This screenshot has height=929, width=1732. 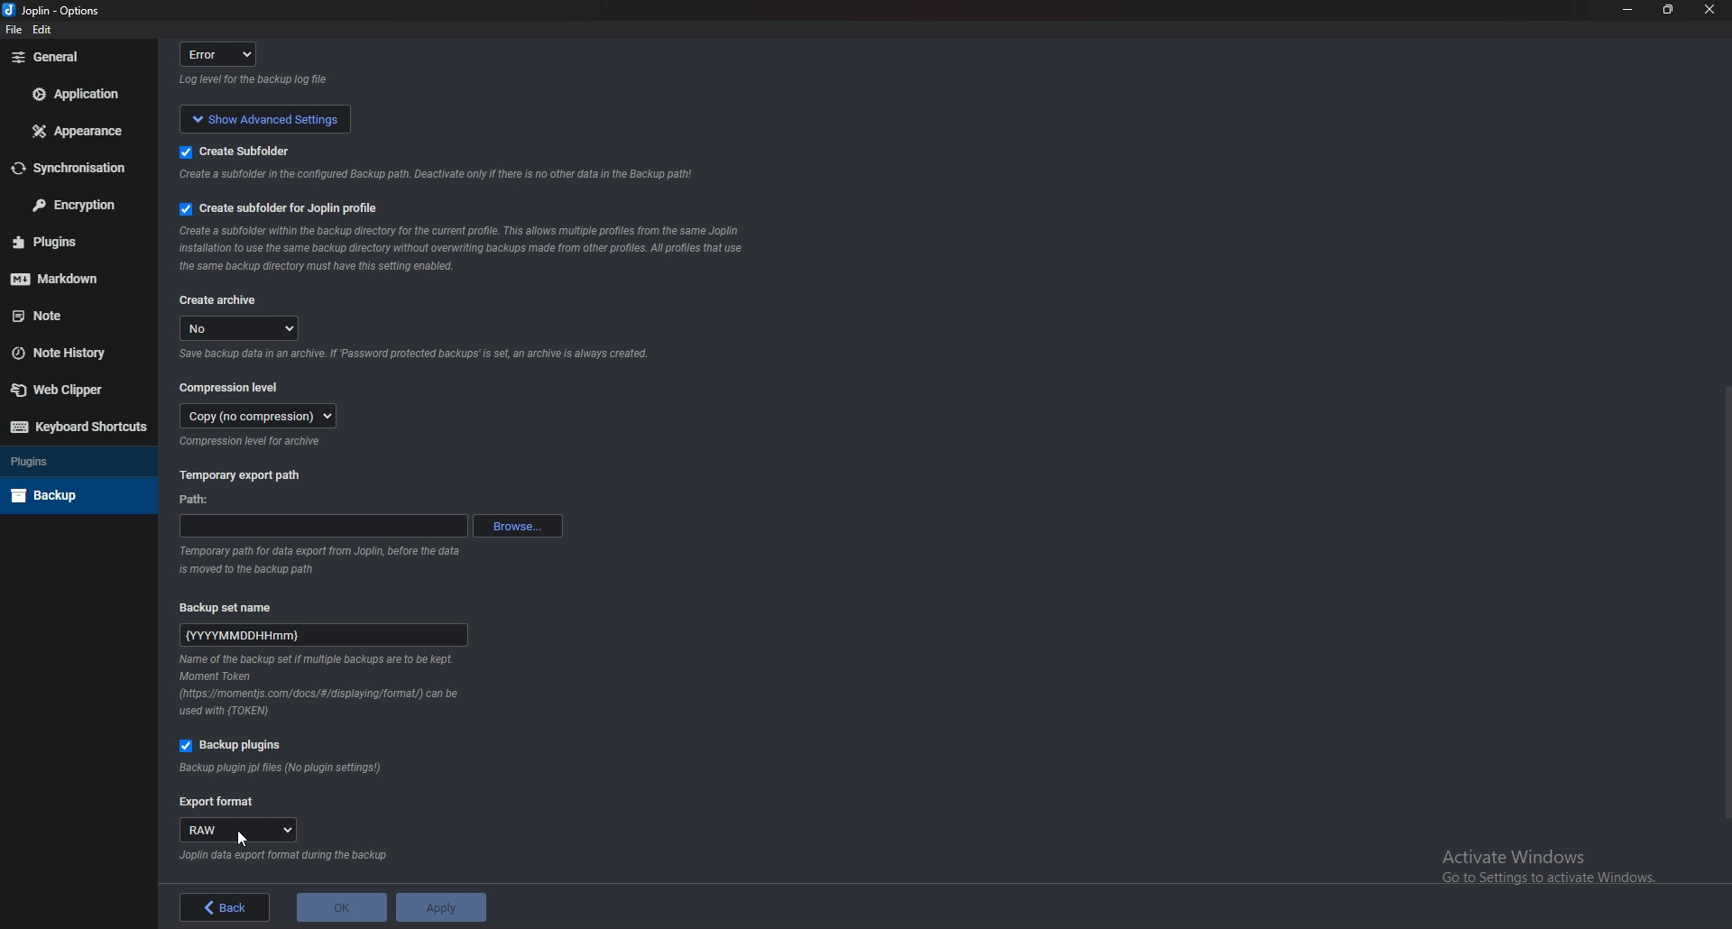 I want to click on General, so click(x=74, y=57).